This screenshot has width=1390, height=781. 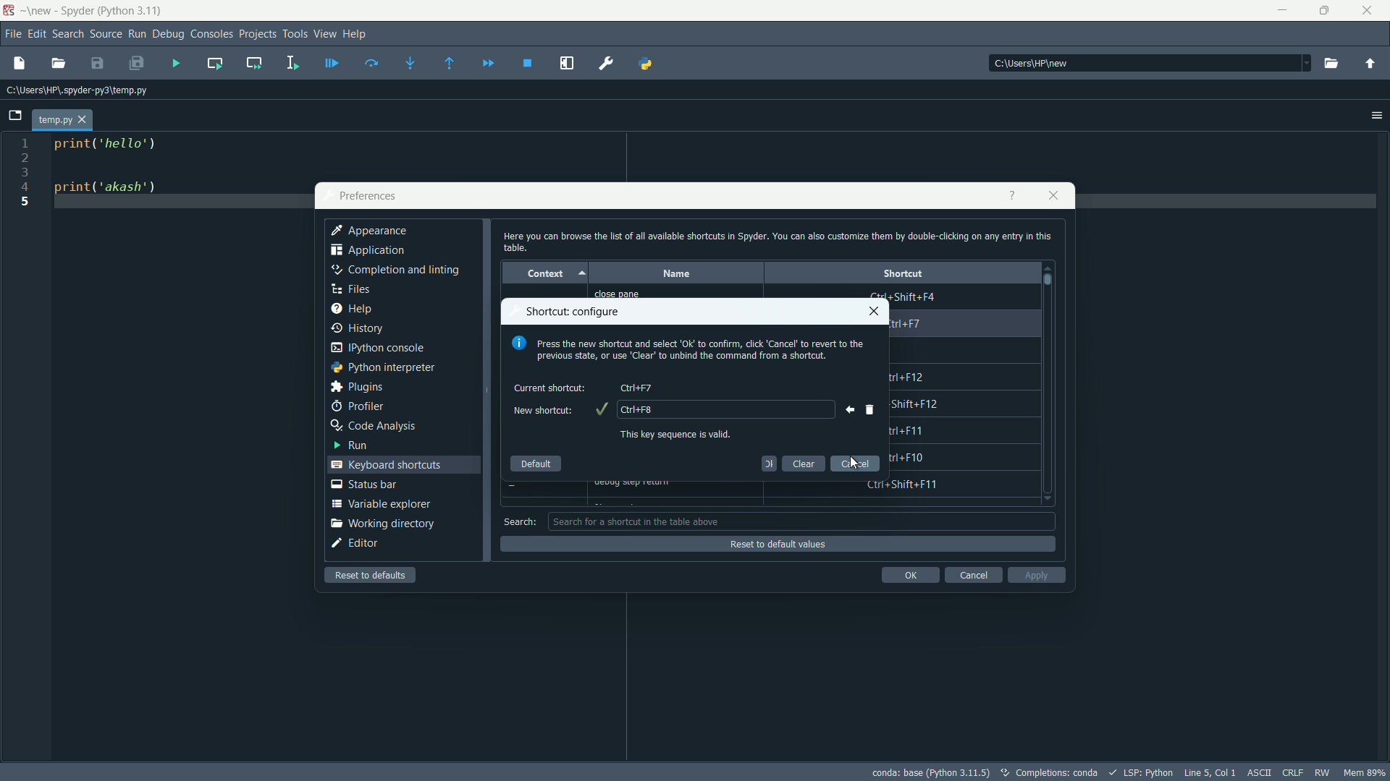 What do you see at coordinates (1292, 771) in the screenshot?
I see `file eol status` at bounding box center [1292, 771].